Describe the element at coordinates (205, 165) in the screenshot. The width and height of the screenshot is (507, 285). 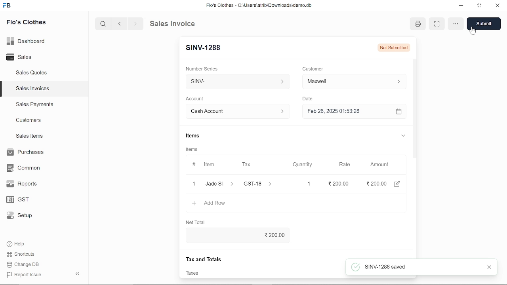
I see `Item` at that location.